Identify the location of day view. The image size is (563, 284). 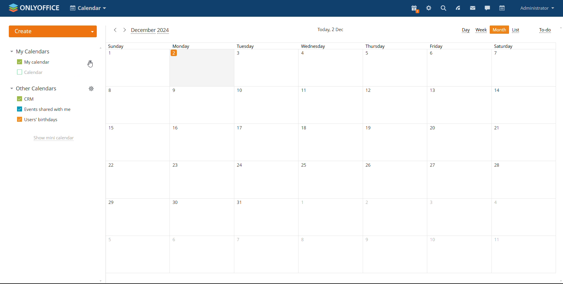
(466, 30).